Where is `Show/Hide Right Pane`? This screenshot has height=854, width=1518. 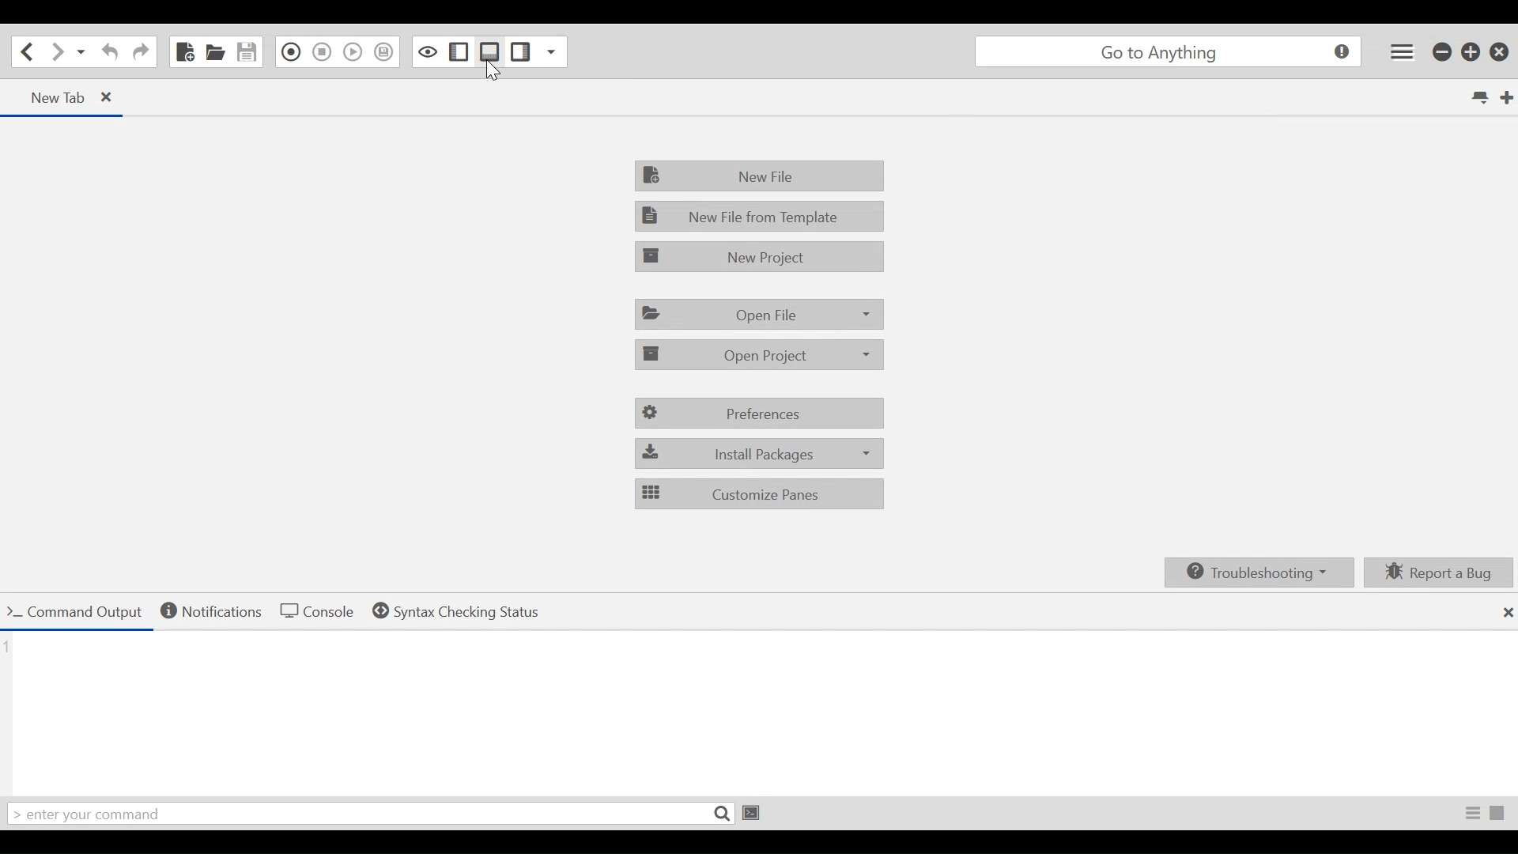
Show/Hide Right Pane is located at coordinates (519, 52).